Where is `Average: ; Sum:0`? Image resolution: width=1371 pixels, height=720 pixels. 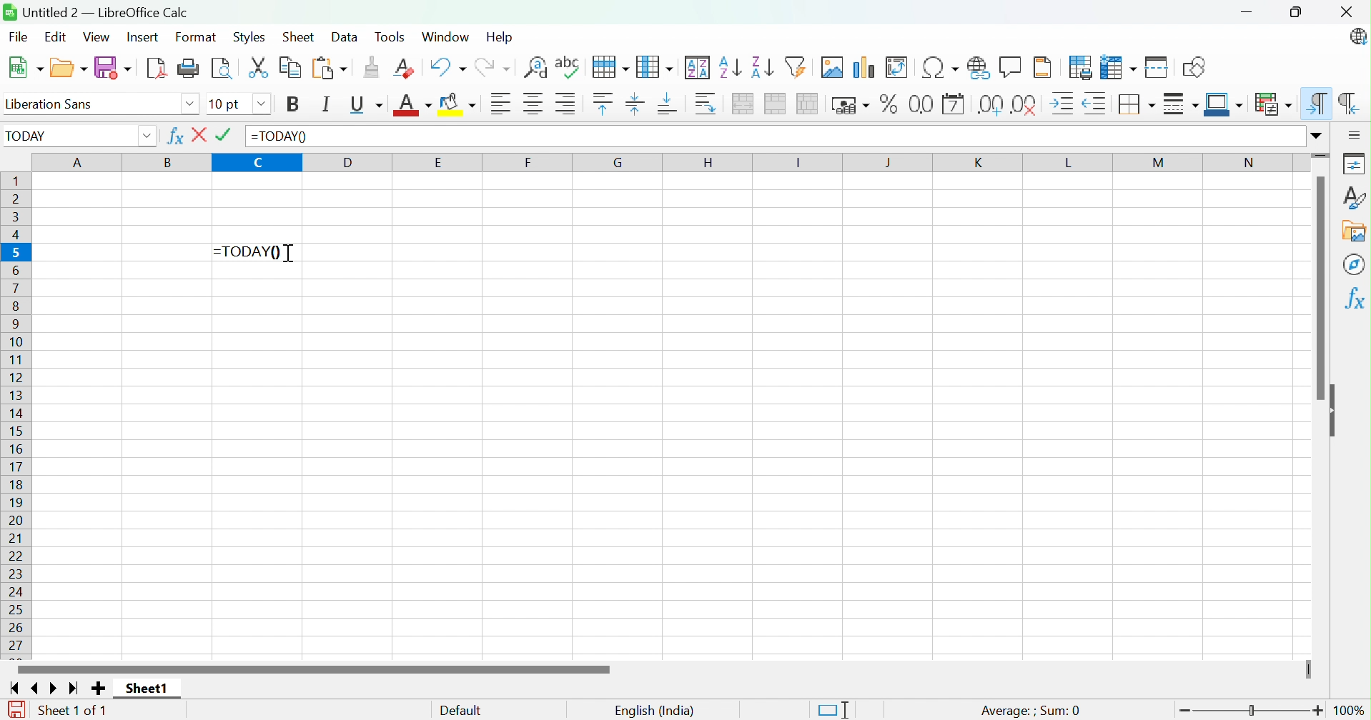
Average: ; Sum:0 is located at coordinates (1030, 710).